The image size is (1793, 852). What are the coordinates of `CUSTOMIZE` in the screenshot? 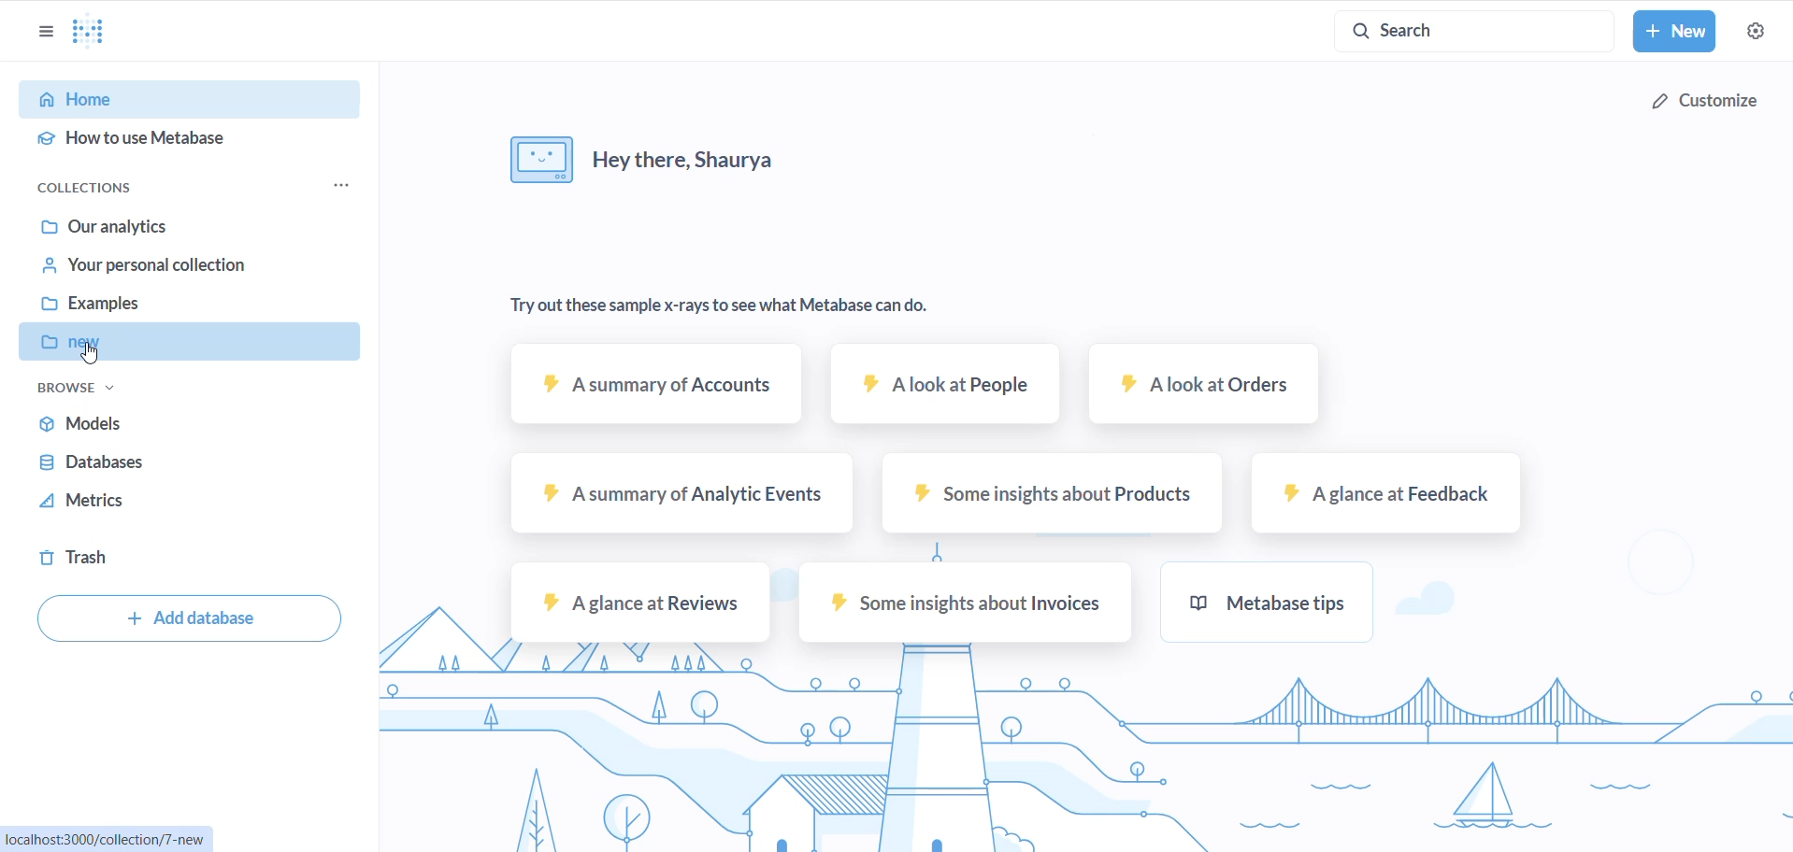 It's located at (1710, 95).